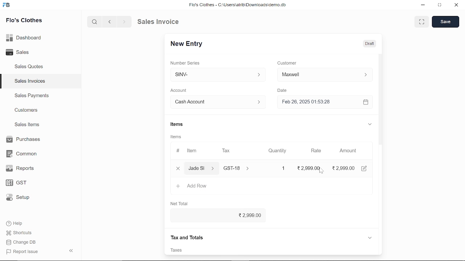 The height and width of the screenshot is (261, 465). Describe the element at coordinates (19, 223) in the screenshot. I see `Help` at that location.